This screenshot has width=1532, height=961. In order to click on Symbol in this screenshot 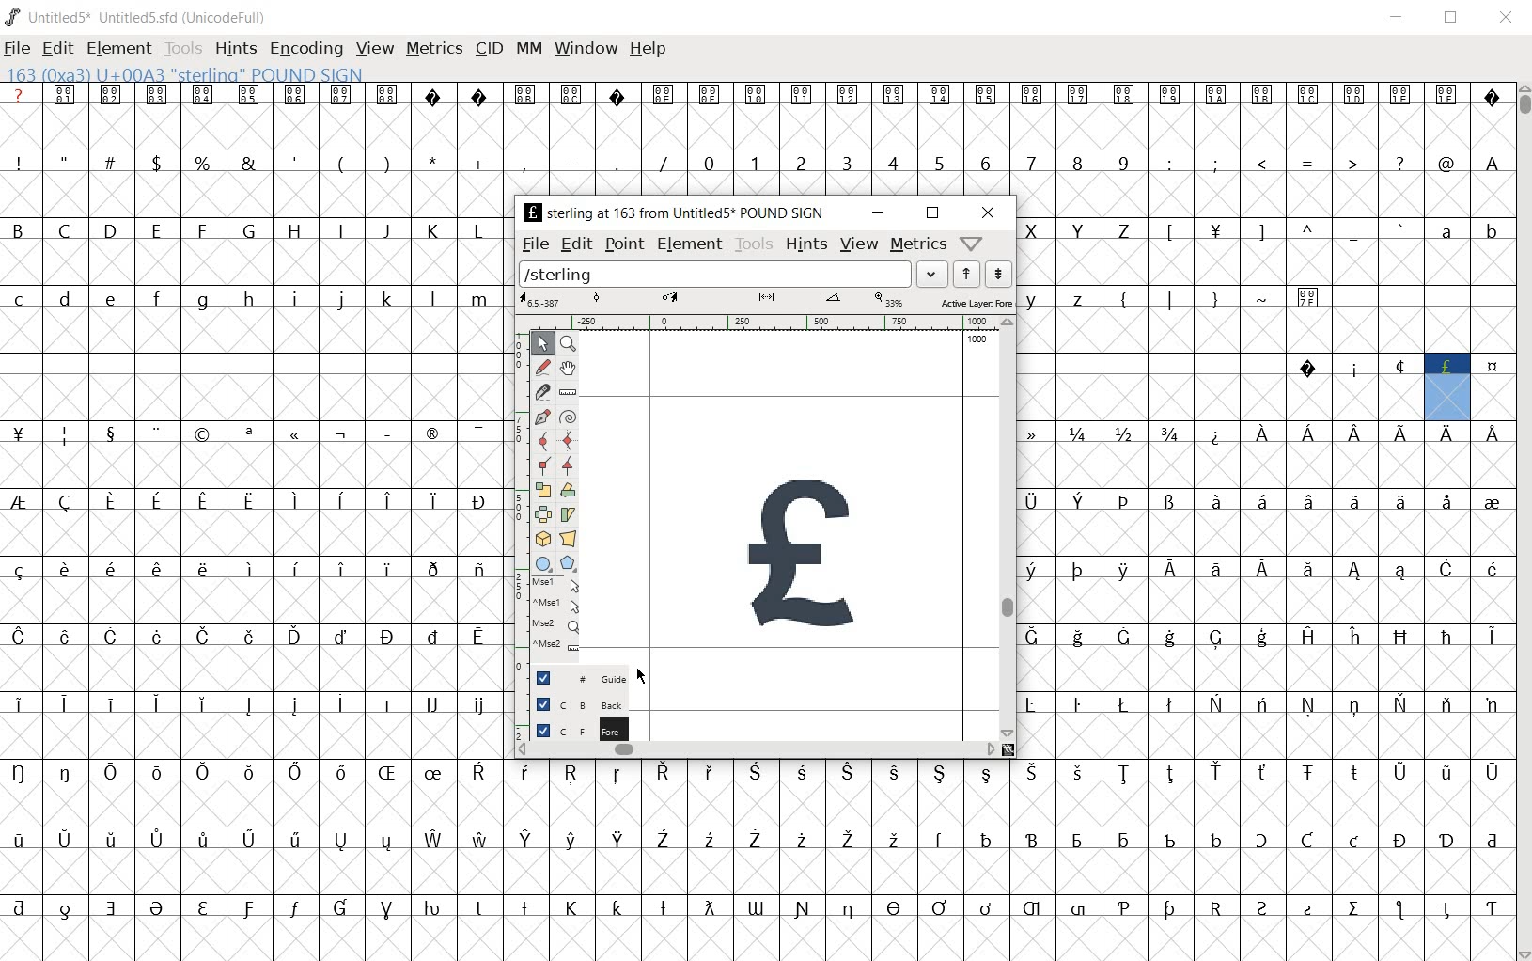, I will do `click(248, 909)`.